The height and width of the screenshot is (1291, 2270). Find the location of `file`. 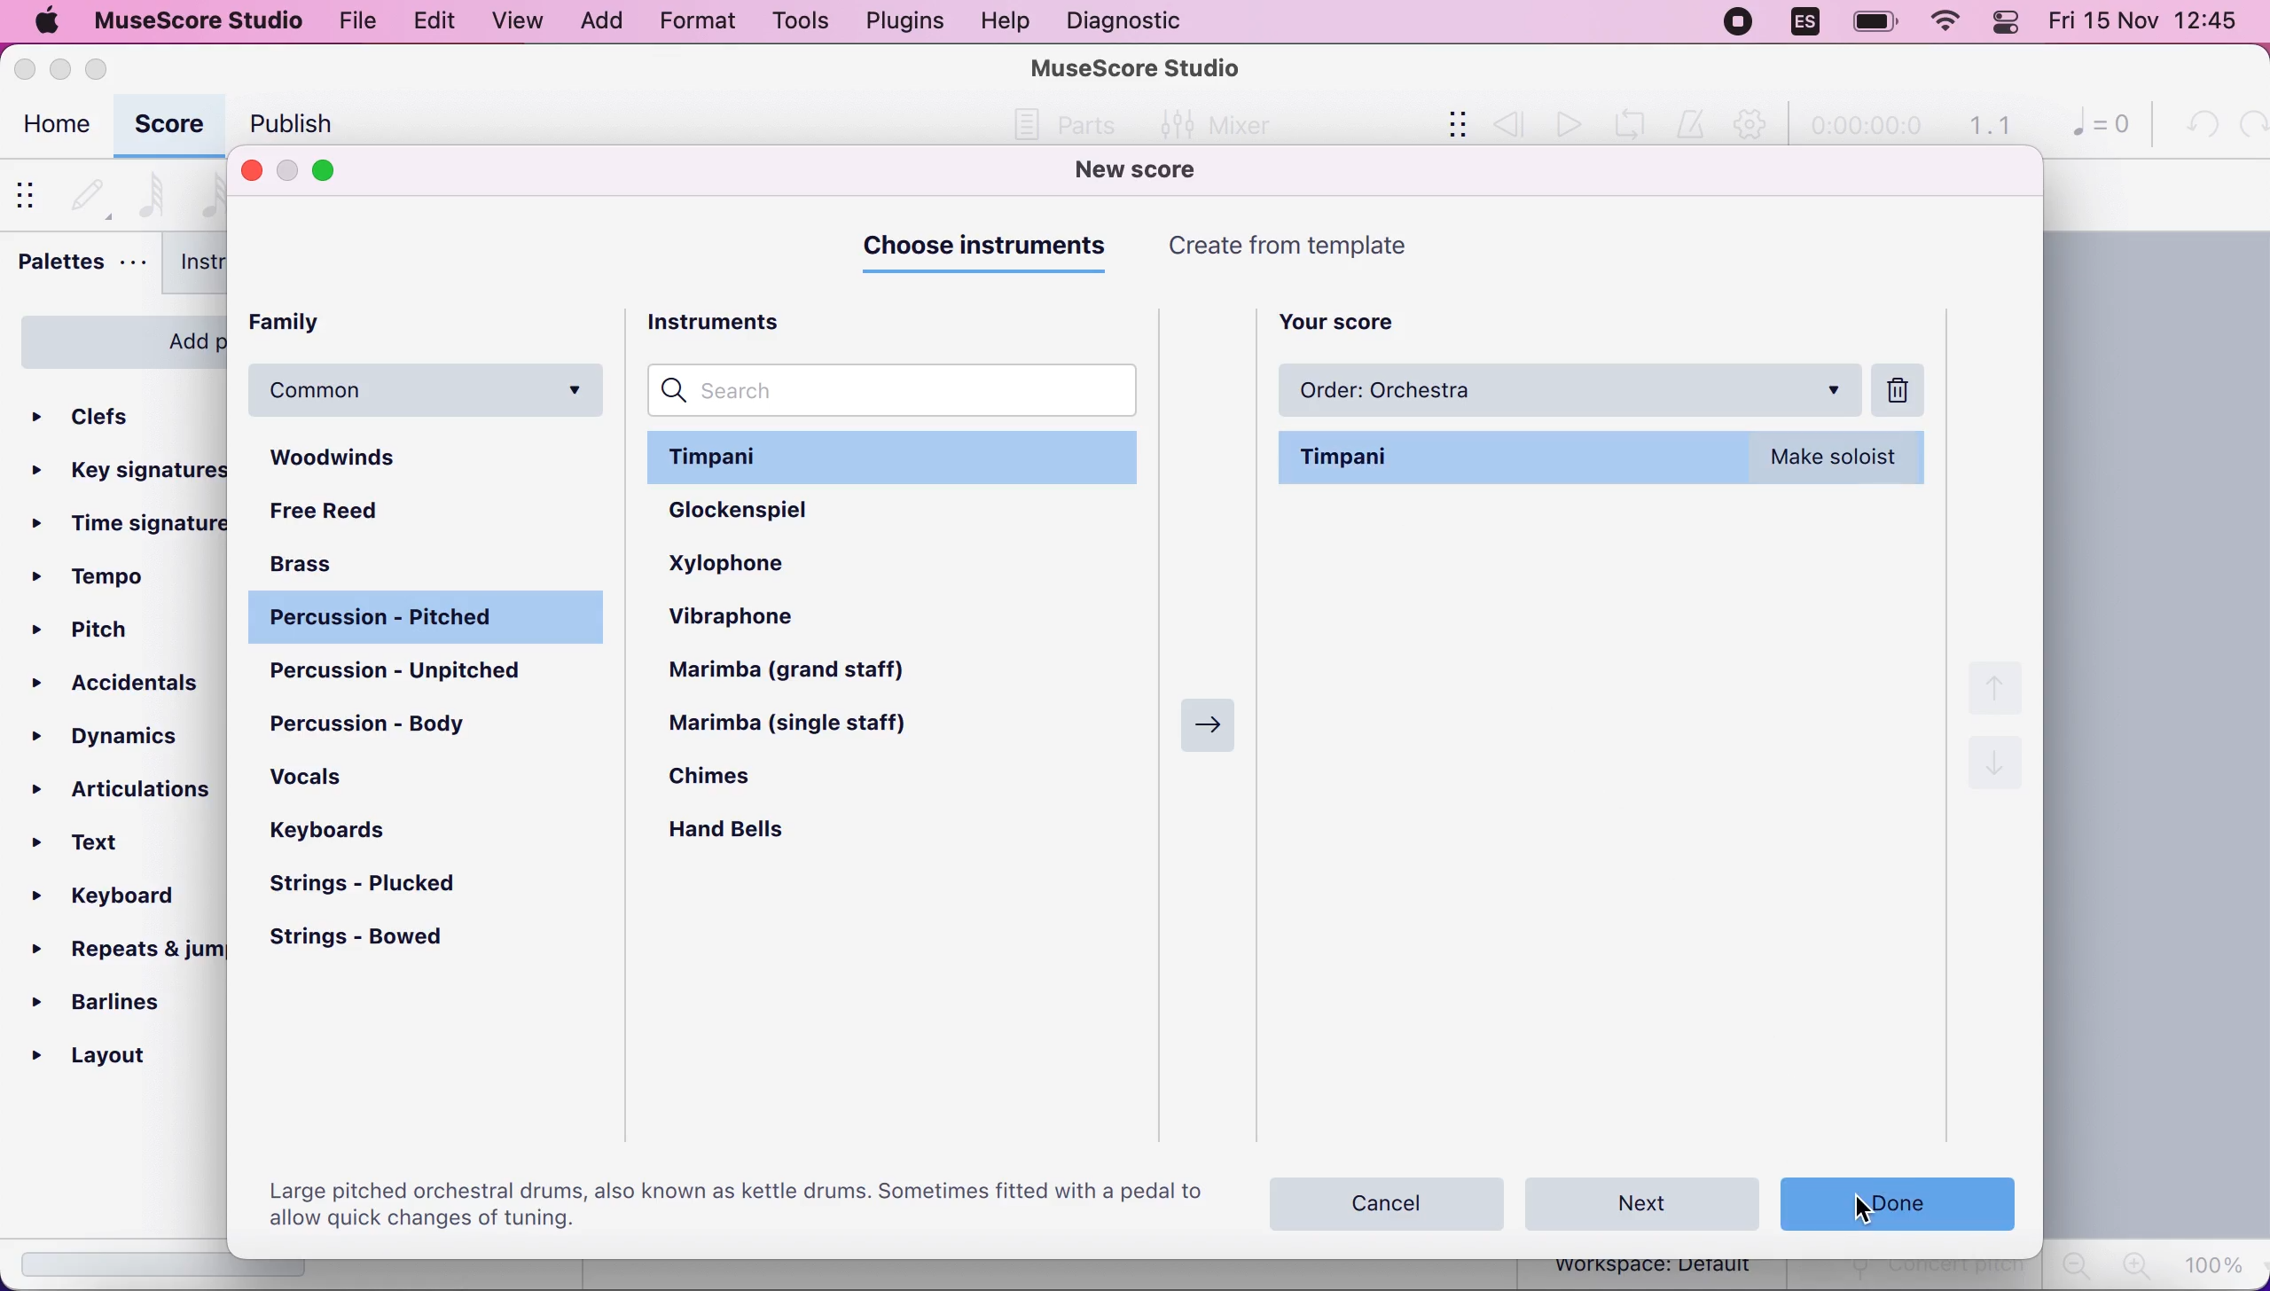

file is located at coordinates (359, 23).